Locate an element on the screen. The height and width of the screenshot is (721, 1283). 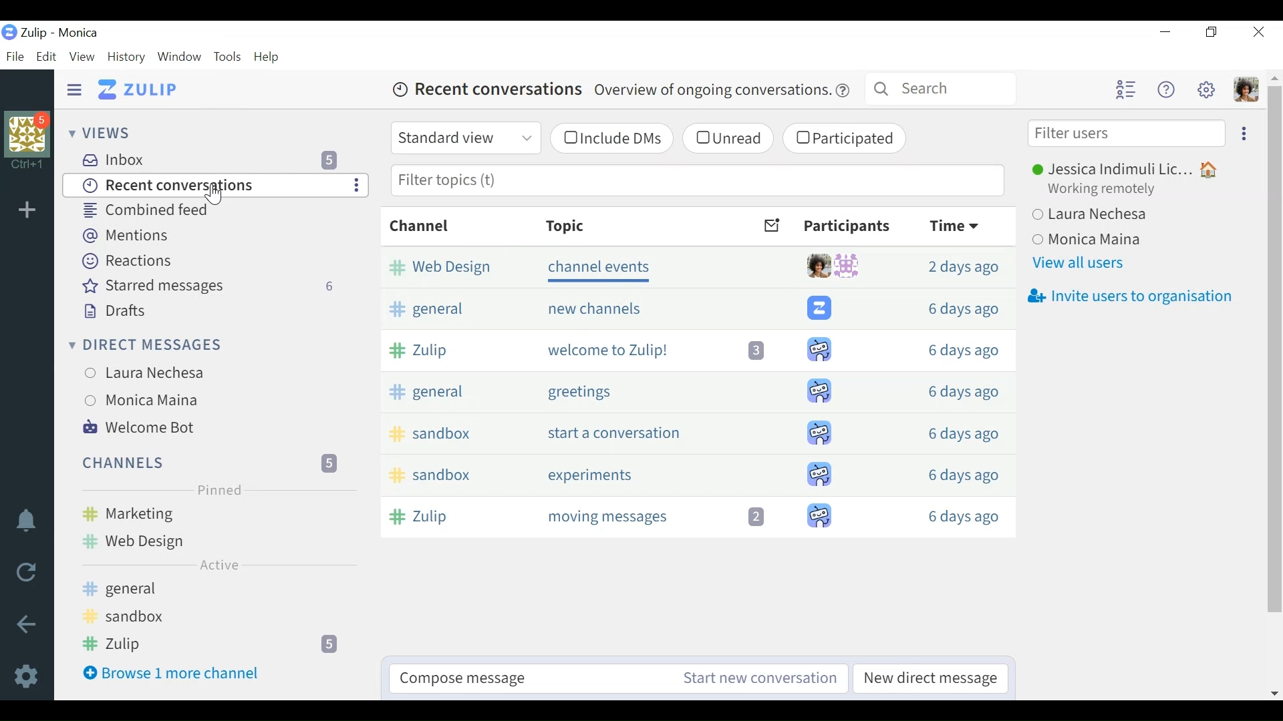
Tools is located at coordinates (228, 57).